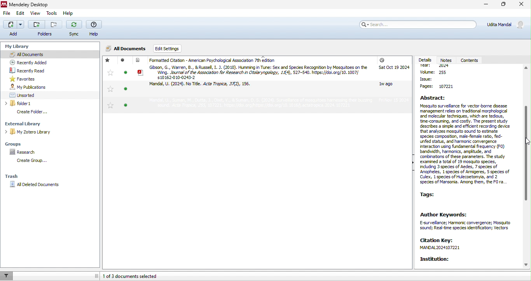  Describe the element at coordinates (94, 29) in the screenshot. I see `help` at that location.